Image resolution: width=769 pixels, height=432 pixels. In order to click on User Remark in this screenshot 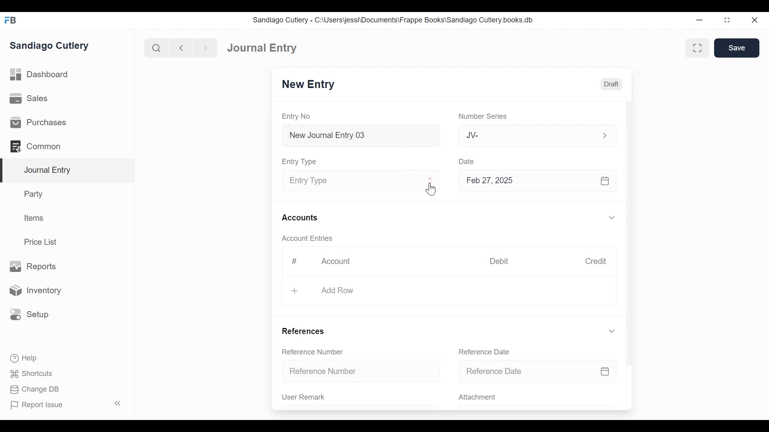, I will do `click(308, 398)`.